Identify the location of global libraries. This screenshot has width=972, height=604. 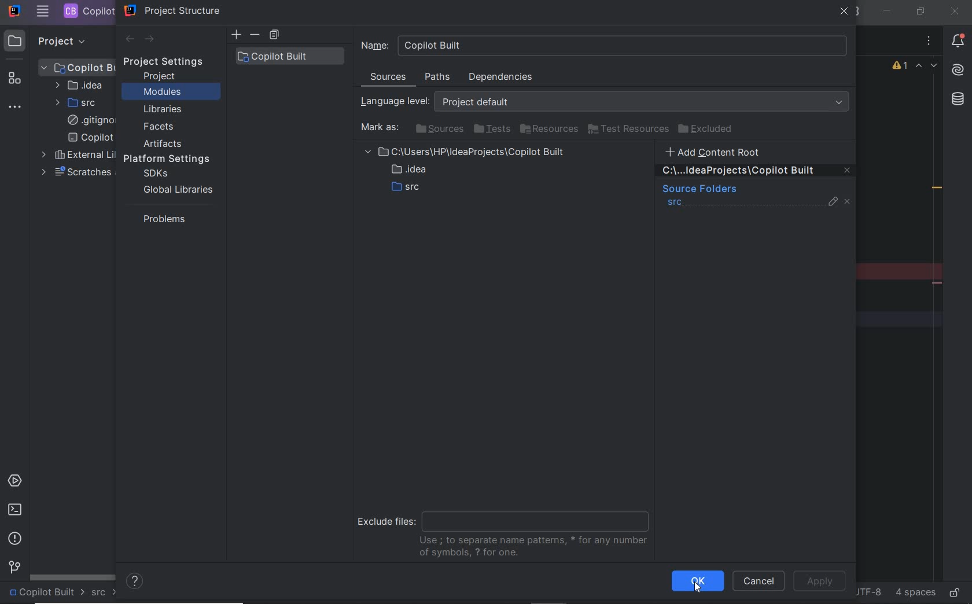
(176, 189).